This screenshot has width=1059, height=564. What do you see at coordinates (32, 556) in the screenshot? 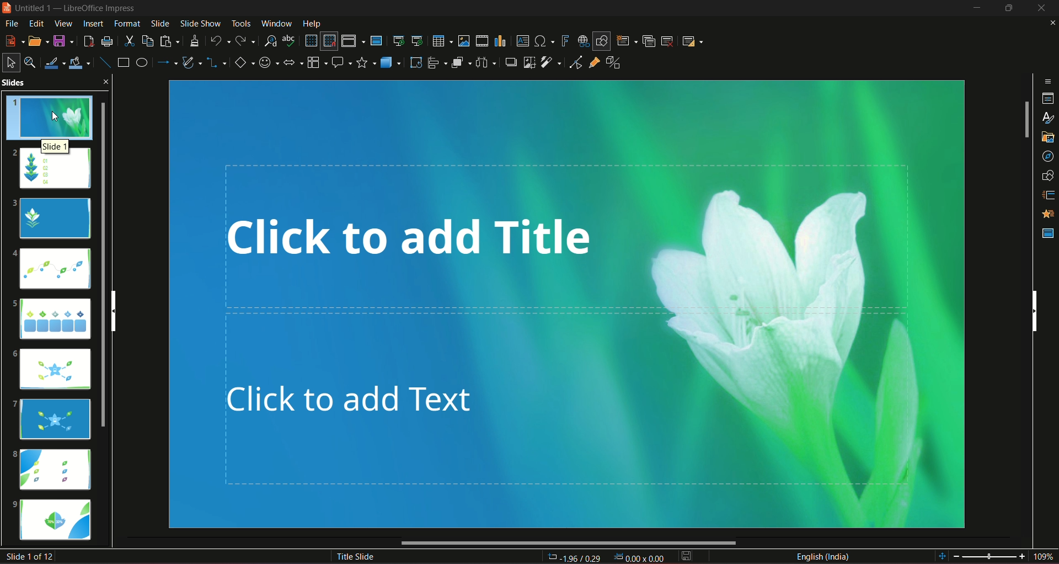
I see `slide number` at bounding box center [32, 556].